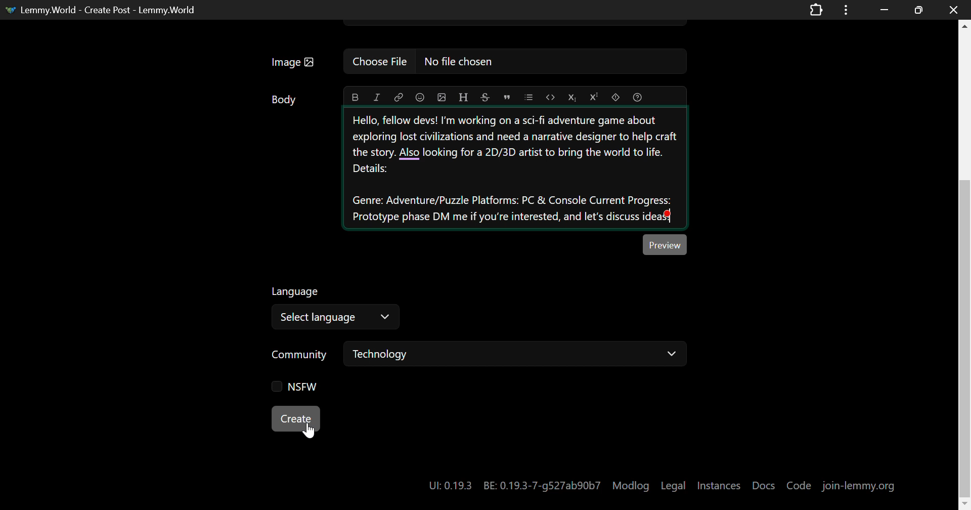 The image size is (971, 510). I want to click on strikethrough, so click(484, 97).